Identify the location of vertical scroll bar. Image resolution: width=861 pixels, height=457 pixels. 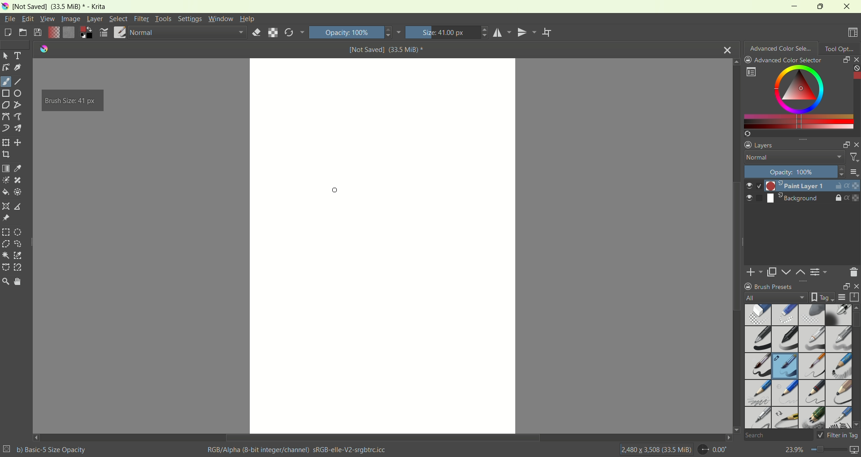
(856, 366).